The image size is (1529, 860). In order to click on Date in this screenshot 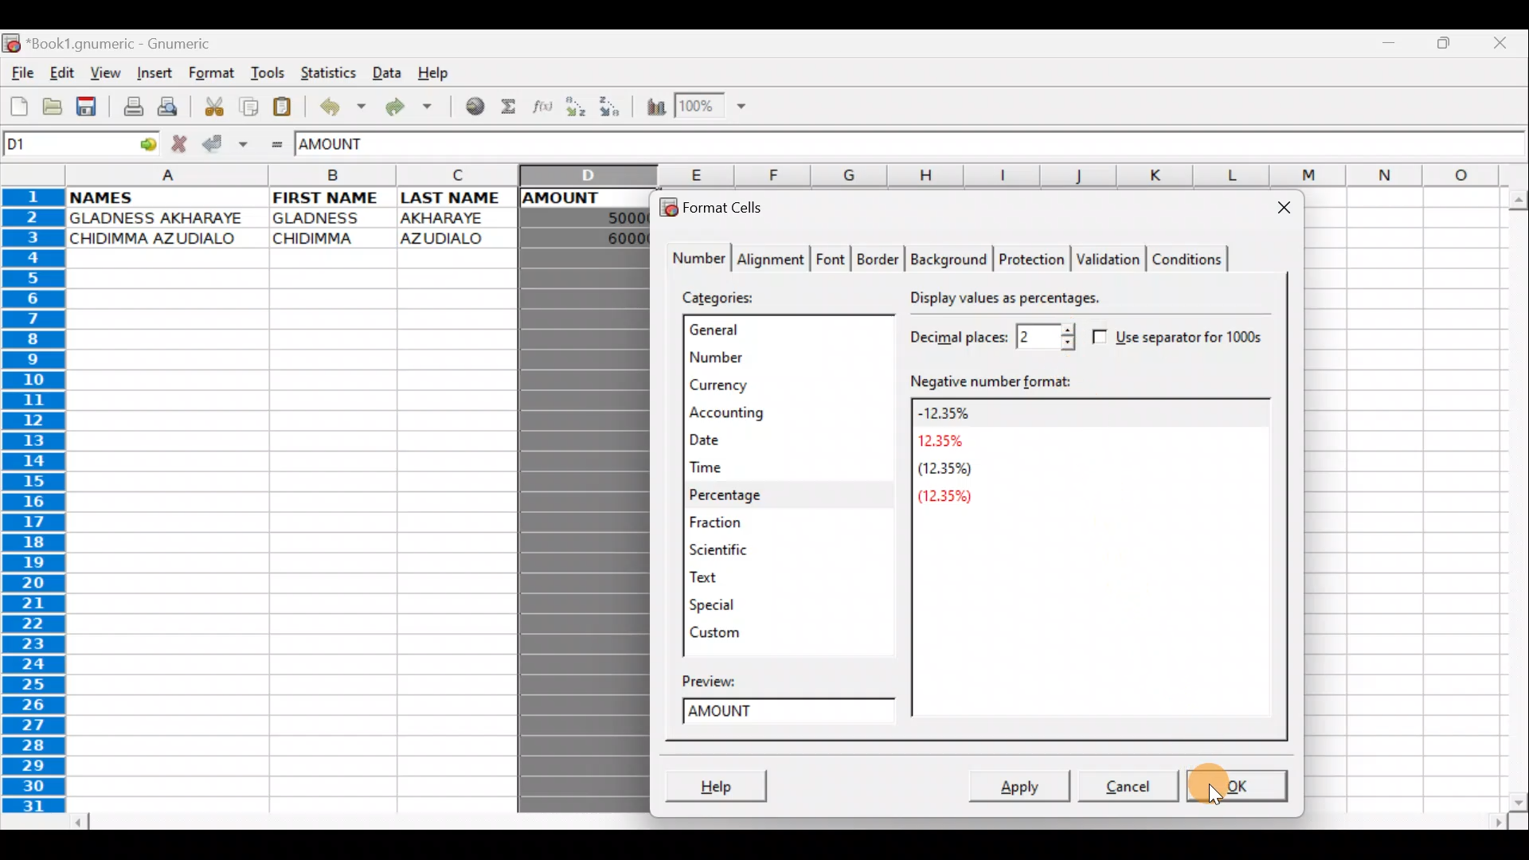, I will do `click(751, 441)`.